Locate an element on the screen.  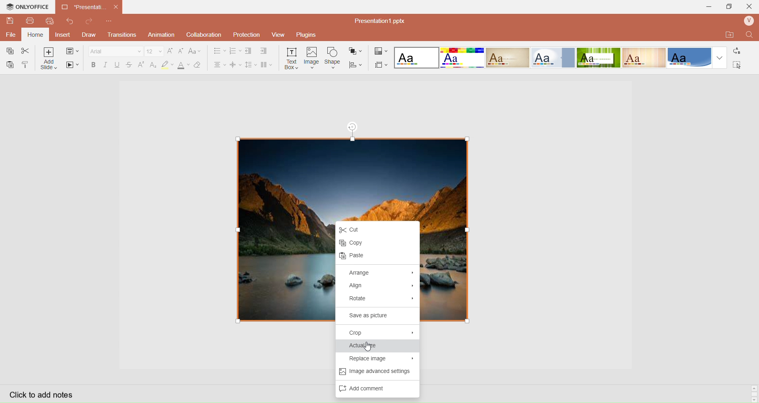
Redo is located at coordinates (89, 21).